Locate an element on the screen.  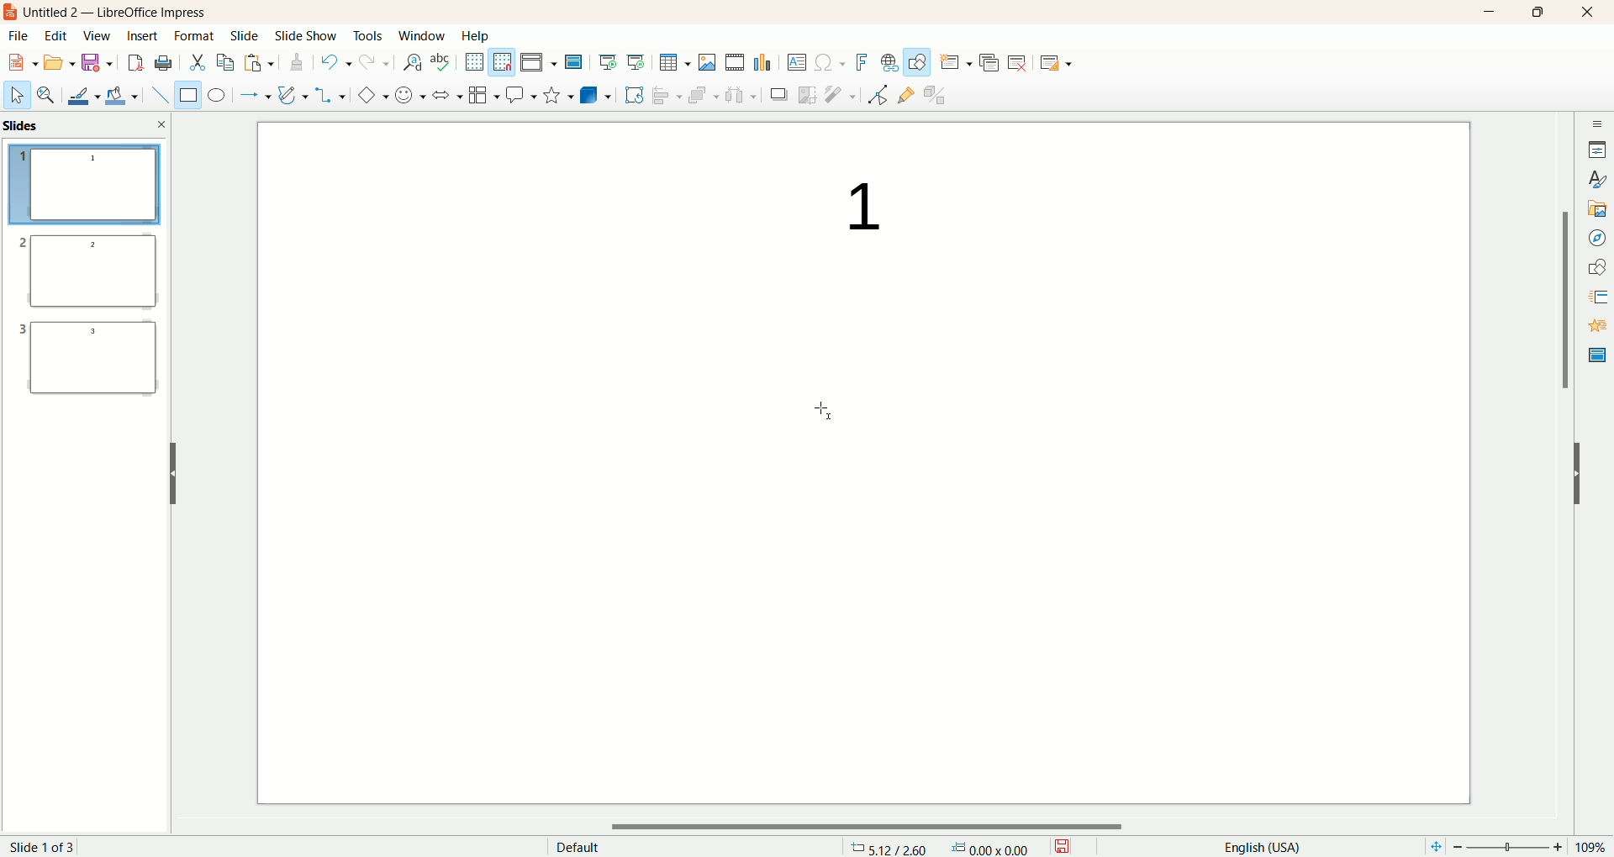
navigator is located at coordinates (1596, 238).